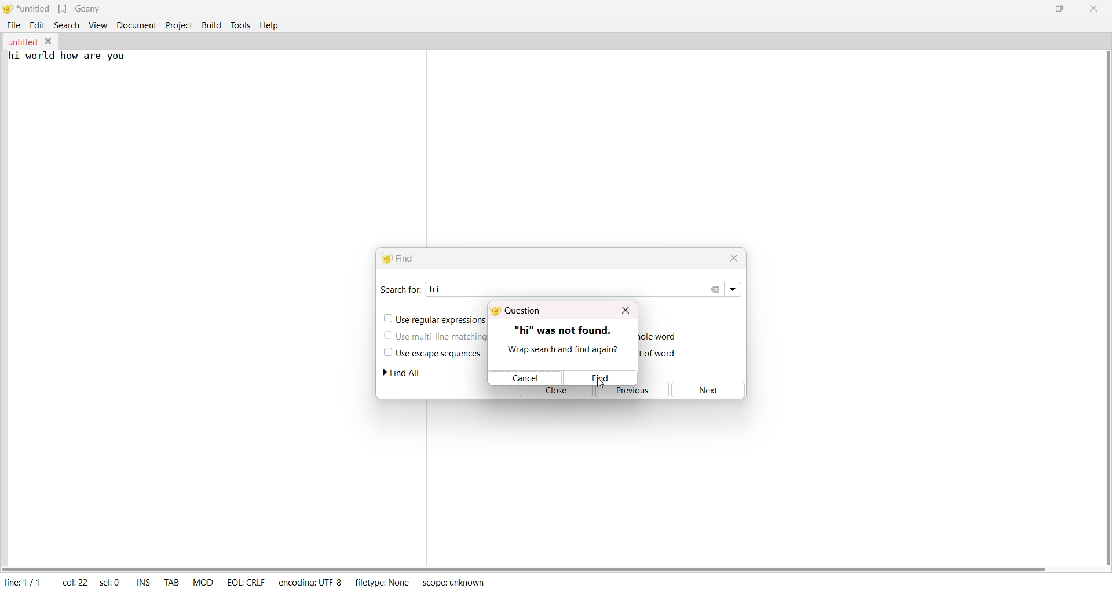  Describe the element at coordinates (635, 396) in the screenshot. I see `previous` at that location.